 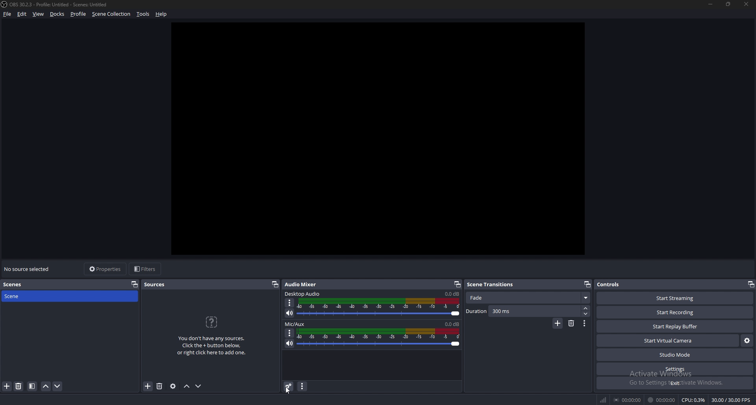 I want to click on minimize, so click(x=710, y=4).